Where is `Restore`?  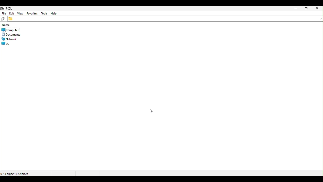 Restore is located at coordinates (306, 9).